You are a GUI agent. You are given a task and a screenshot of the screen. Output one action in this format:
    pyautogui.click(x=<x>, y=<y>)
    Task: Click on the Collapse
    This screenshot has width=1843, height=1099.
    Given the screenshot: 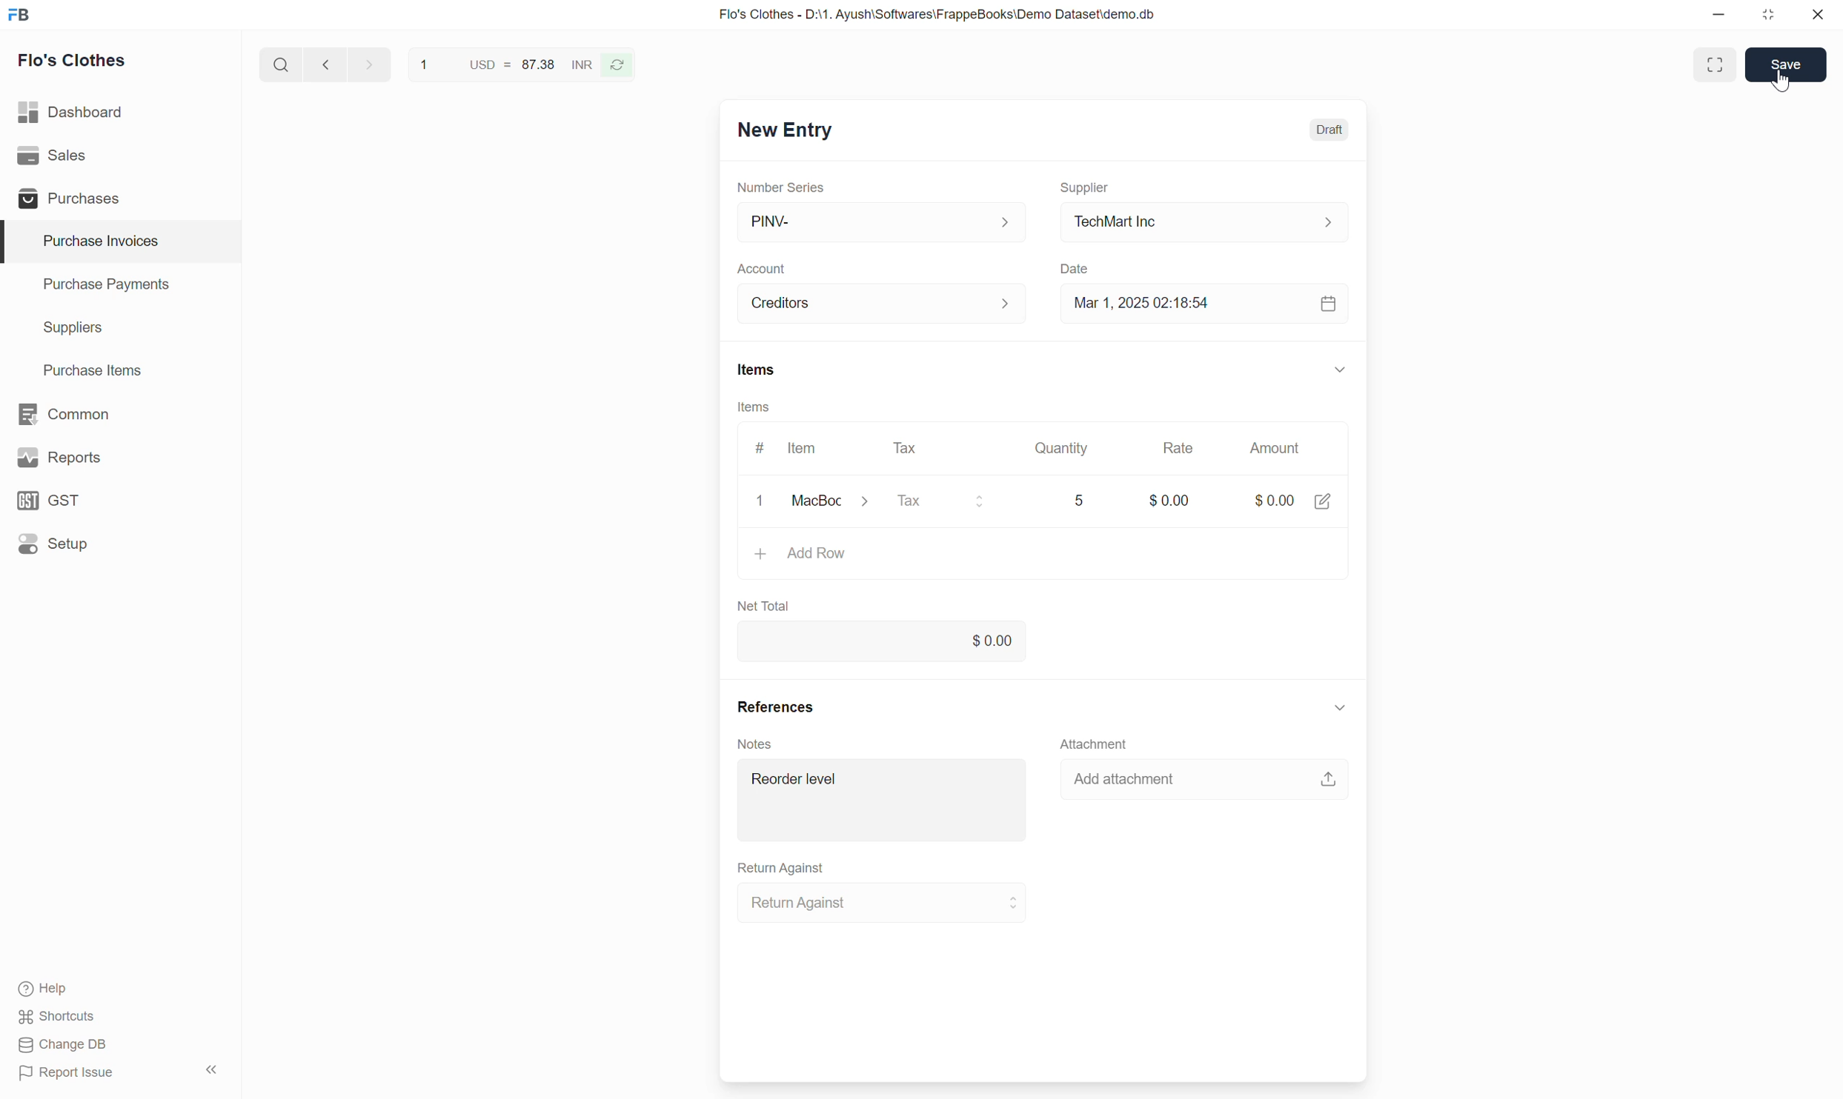 What is the action you would take?
    pyautogui.click(x=211, y=1069)
    